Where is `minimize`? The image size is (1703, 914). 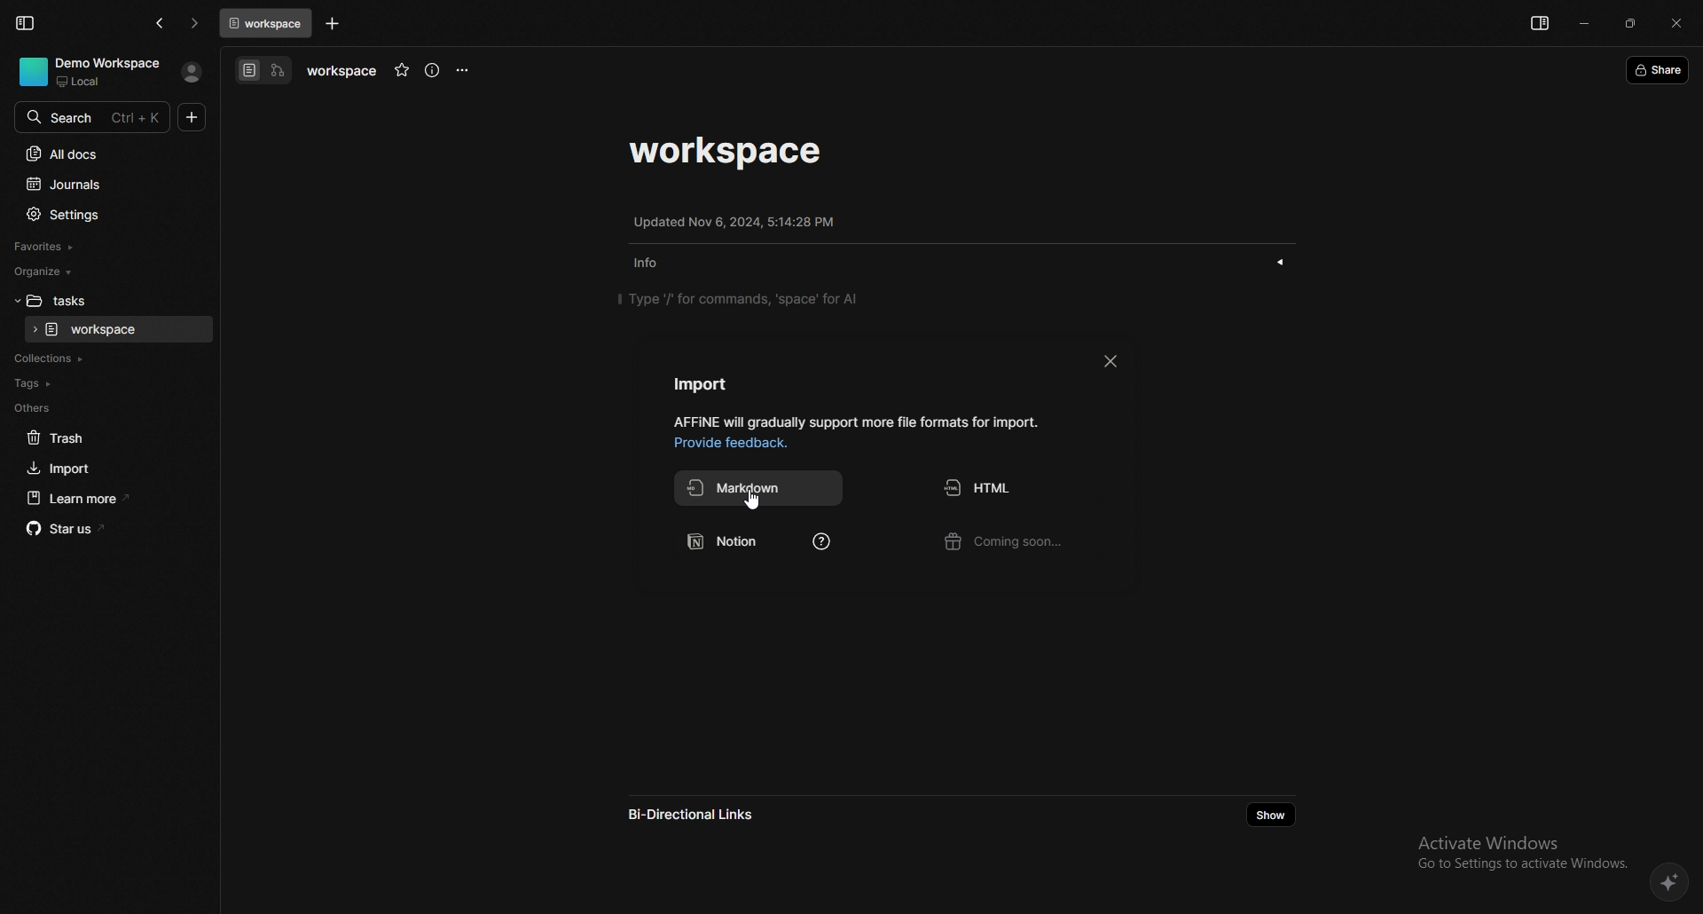
minimize is located at coordinates (1583, 22).